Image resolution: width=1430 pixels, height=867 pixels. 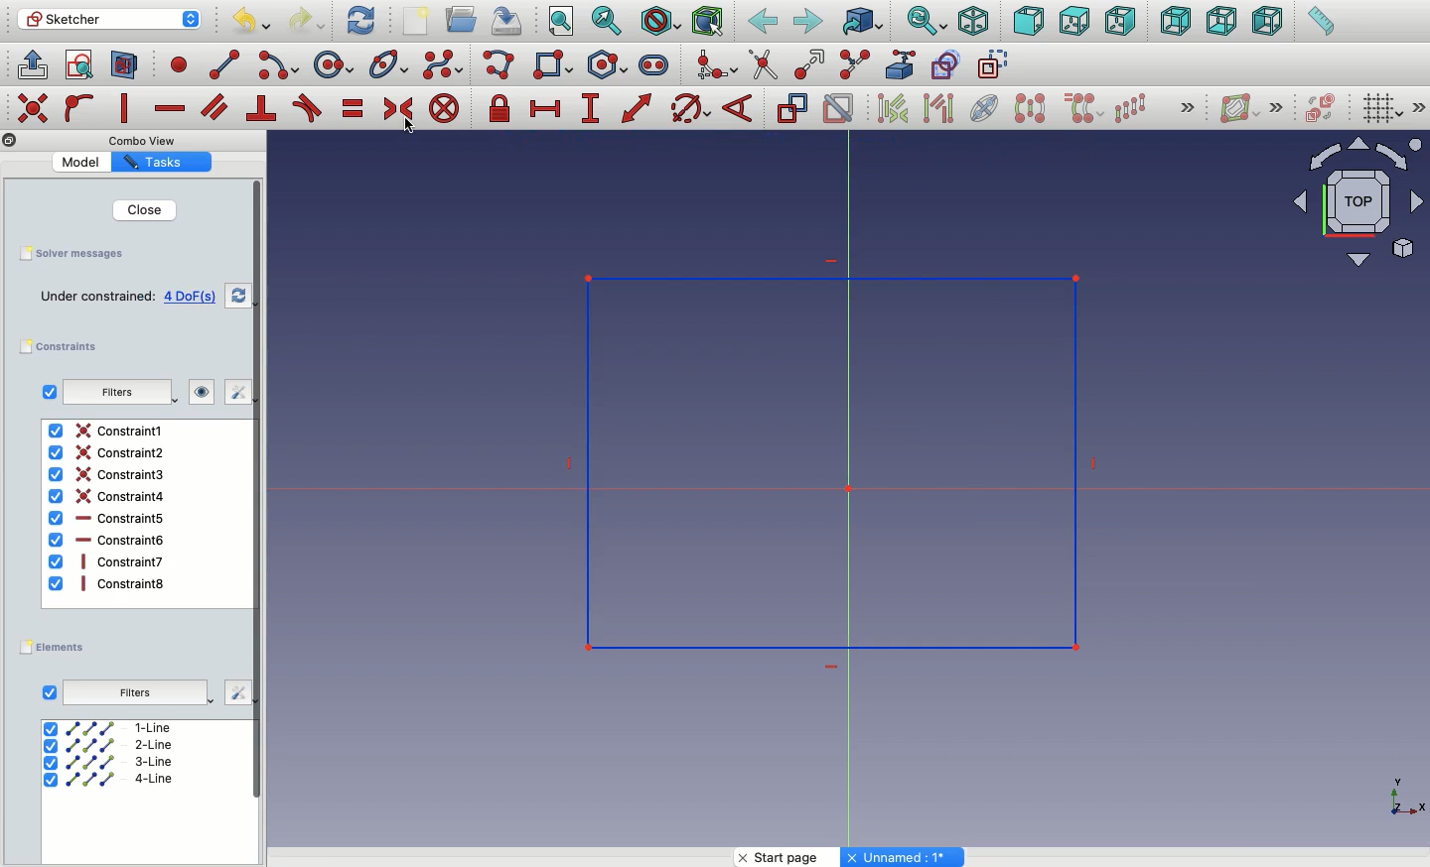 I want to click on Refresh, so click(x=360, y=19).